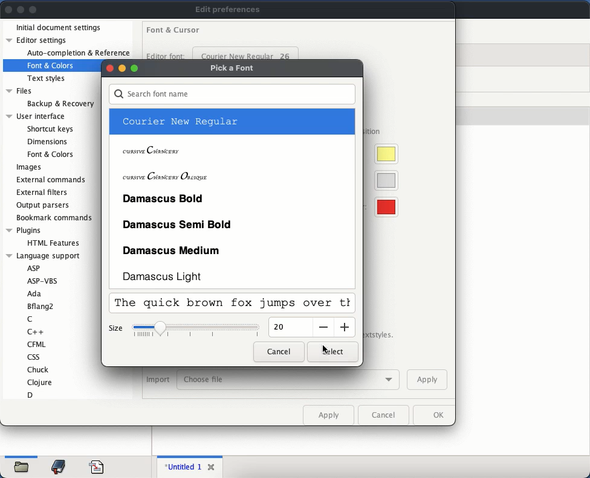  I want to click on select, so click(331, 352).